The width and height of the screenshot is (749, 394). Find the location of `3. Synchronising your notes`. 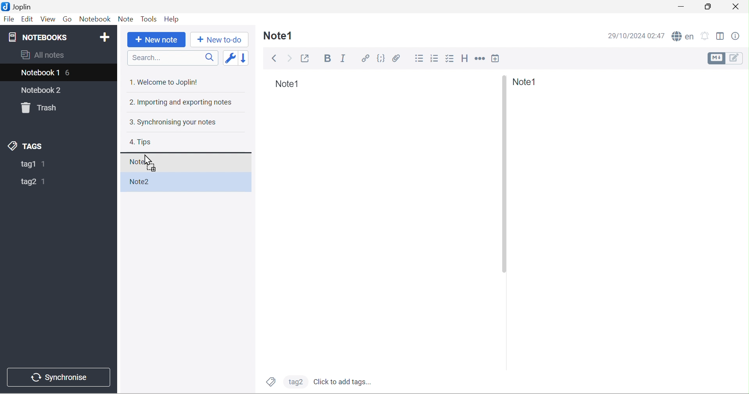

3. Synchronising your notes is located at coordinates (173, 124).